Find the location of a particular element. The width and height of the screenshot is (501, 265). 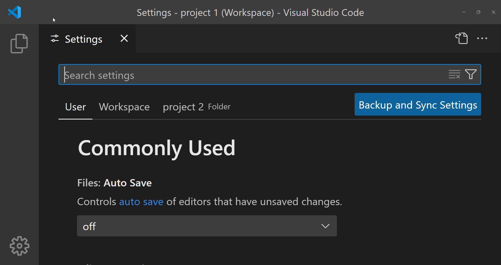

settings is located at coordinates (74, 38).